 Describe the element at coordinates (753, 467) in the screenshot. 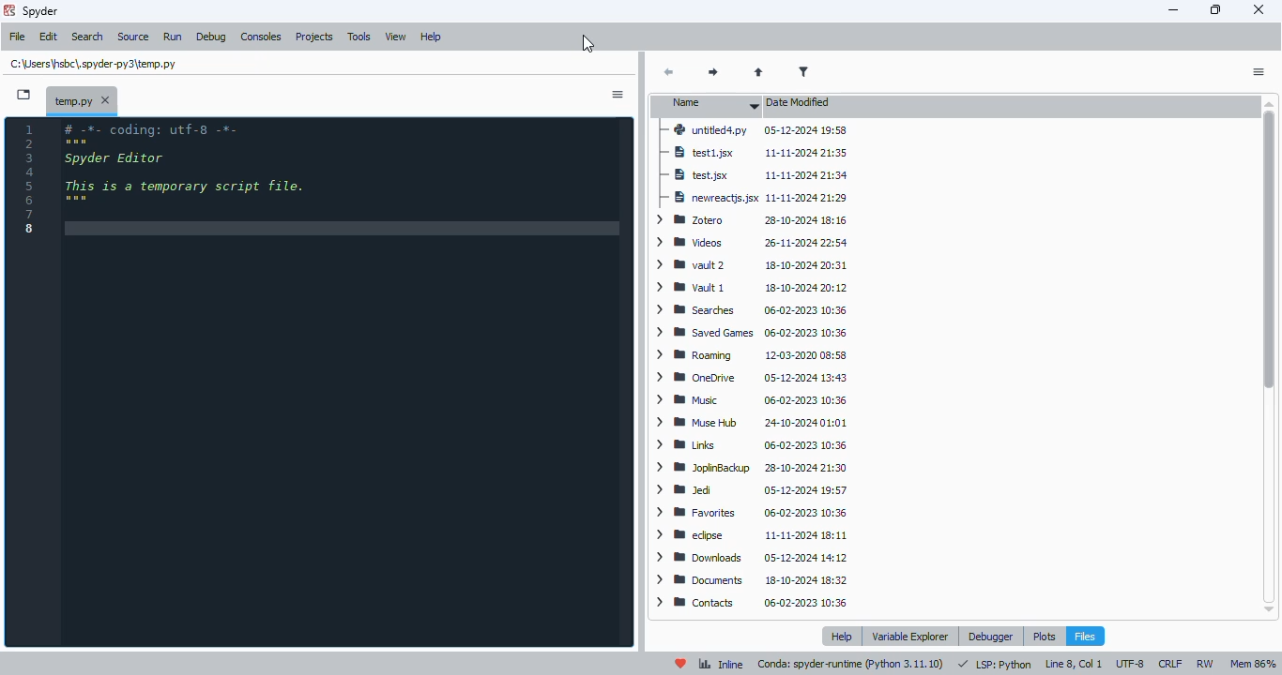

I see `JoplinBackup` at that location.